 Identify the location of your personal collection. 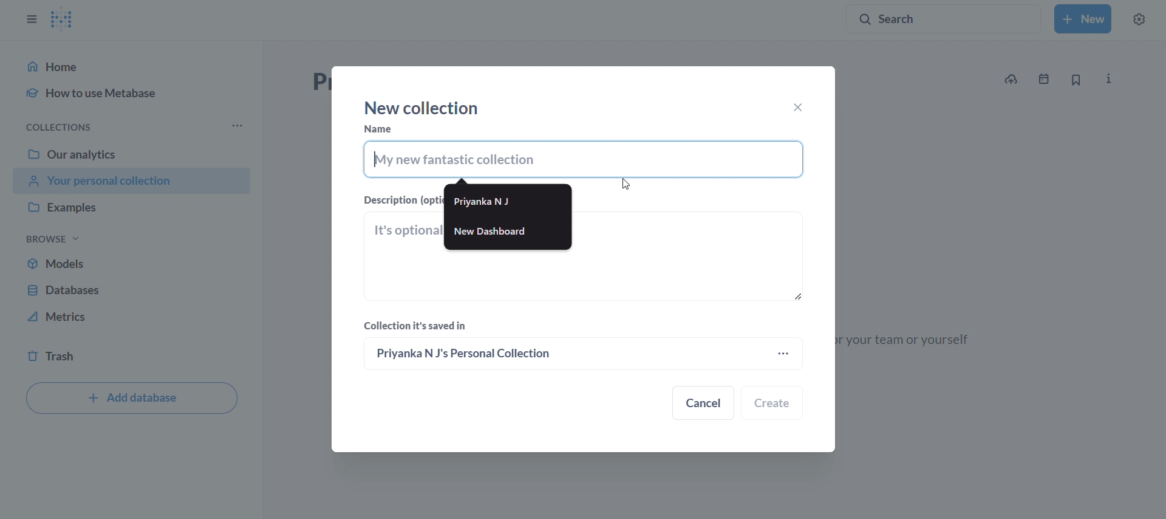
(132, 182).